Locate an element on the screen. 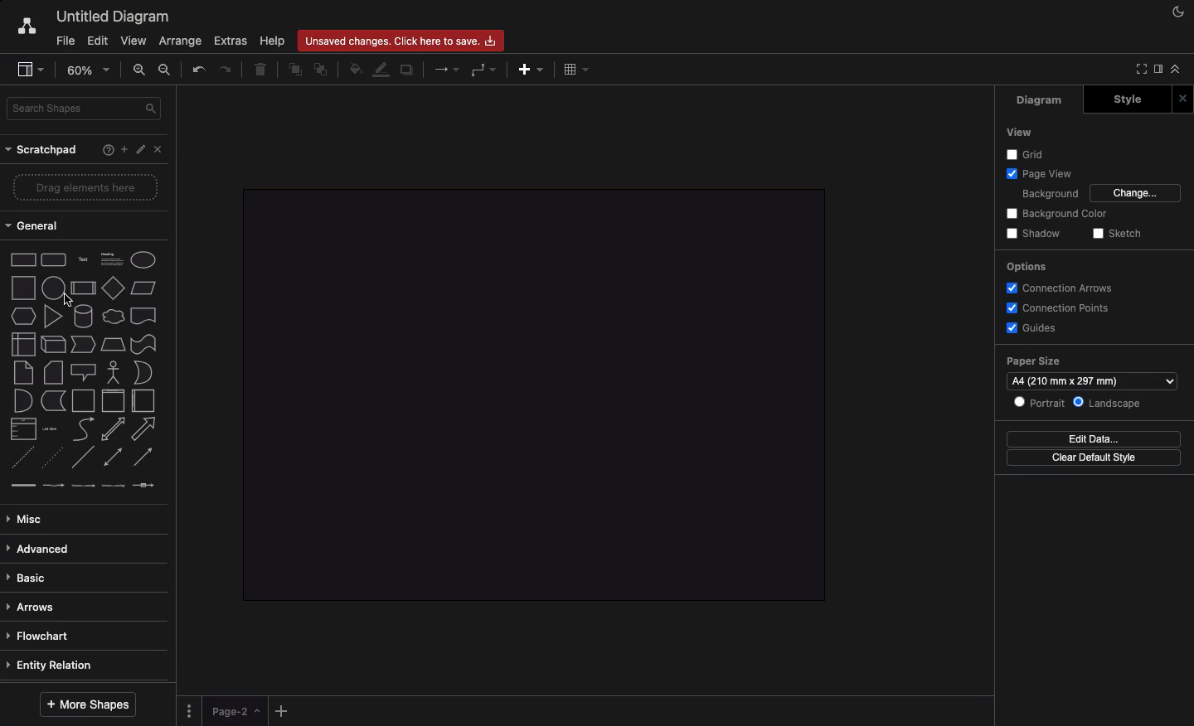 The image size is (1194, 726). Draw.io is located at coordinates (21, 27).